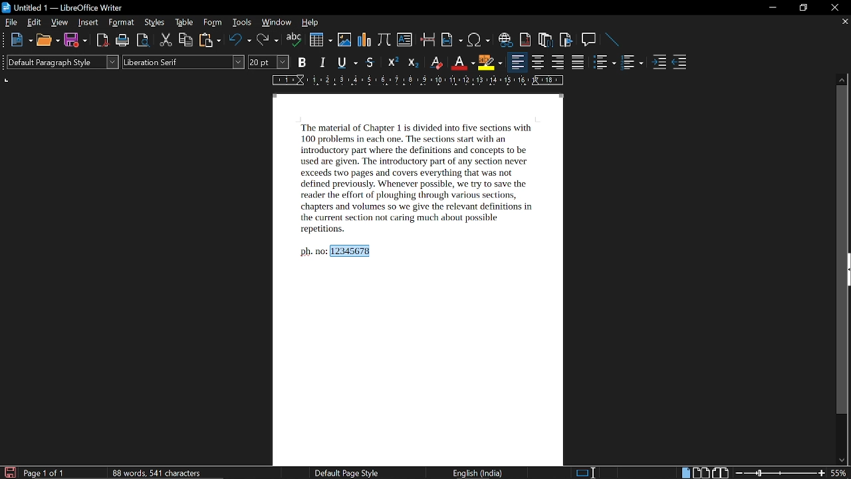 The height and width of the screenshot is (479, 851). What do you see at coordinates (267, 41) in the screenshot?
I see `redo` at bounding box center [267, 41].